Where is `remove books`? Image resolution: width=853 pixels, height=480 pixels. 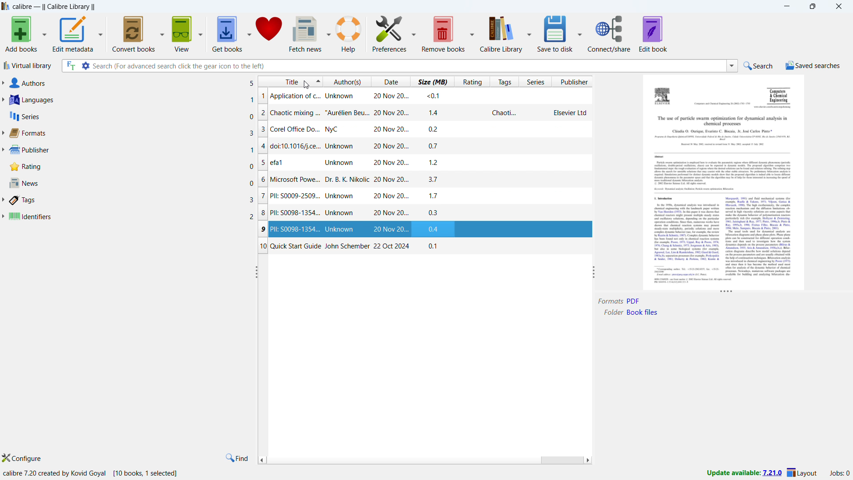 remove books is located at coordinates (443, 33).